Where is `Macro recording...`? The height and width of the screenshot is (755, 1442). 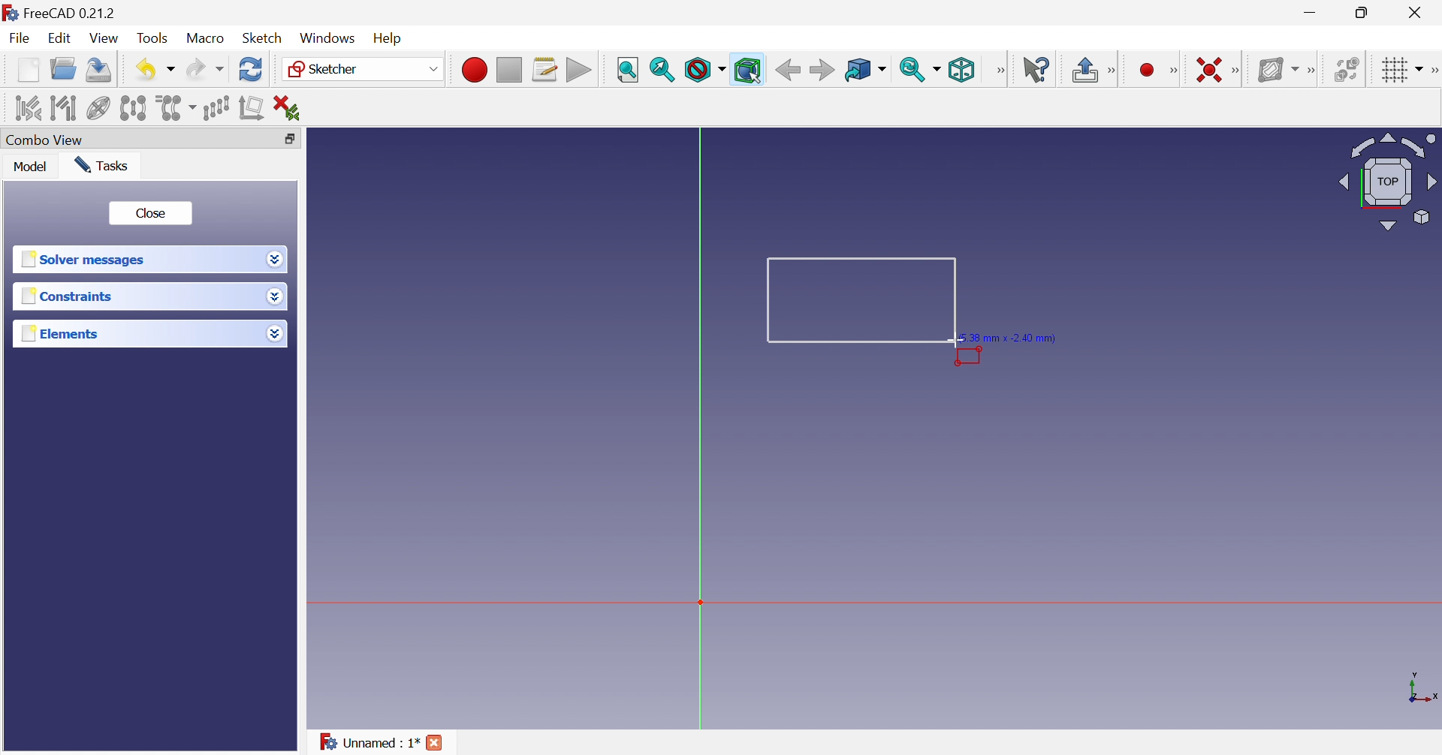 Macro recording... is located at coordinates (475, 71).